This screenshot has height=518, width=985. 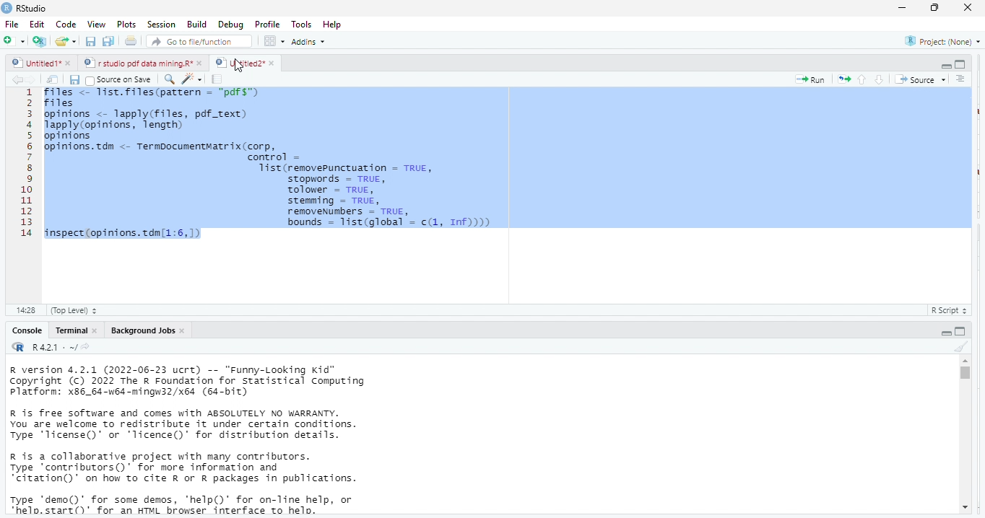 What do you see at coordinates (121, 79) in the screenshot?
I see `source on save` at bounding box center [121, 79].